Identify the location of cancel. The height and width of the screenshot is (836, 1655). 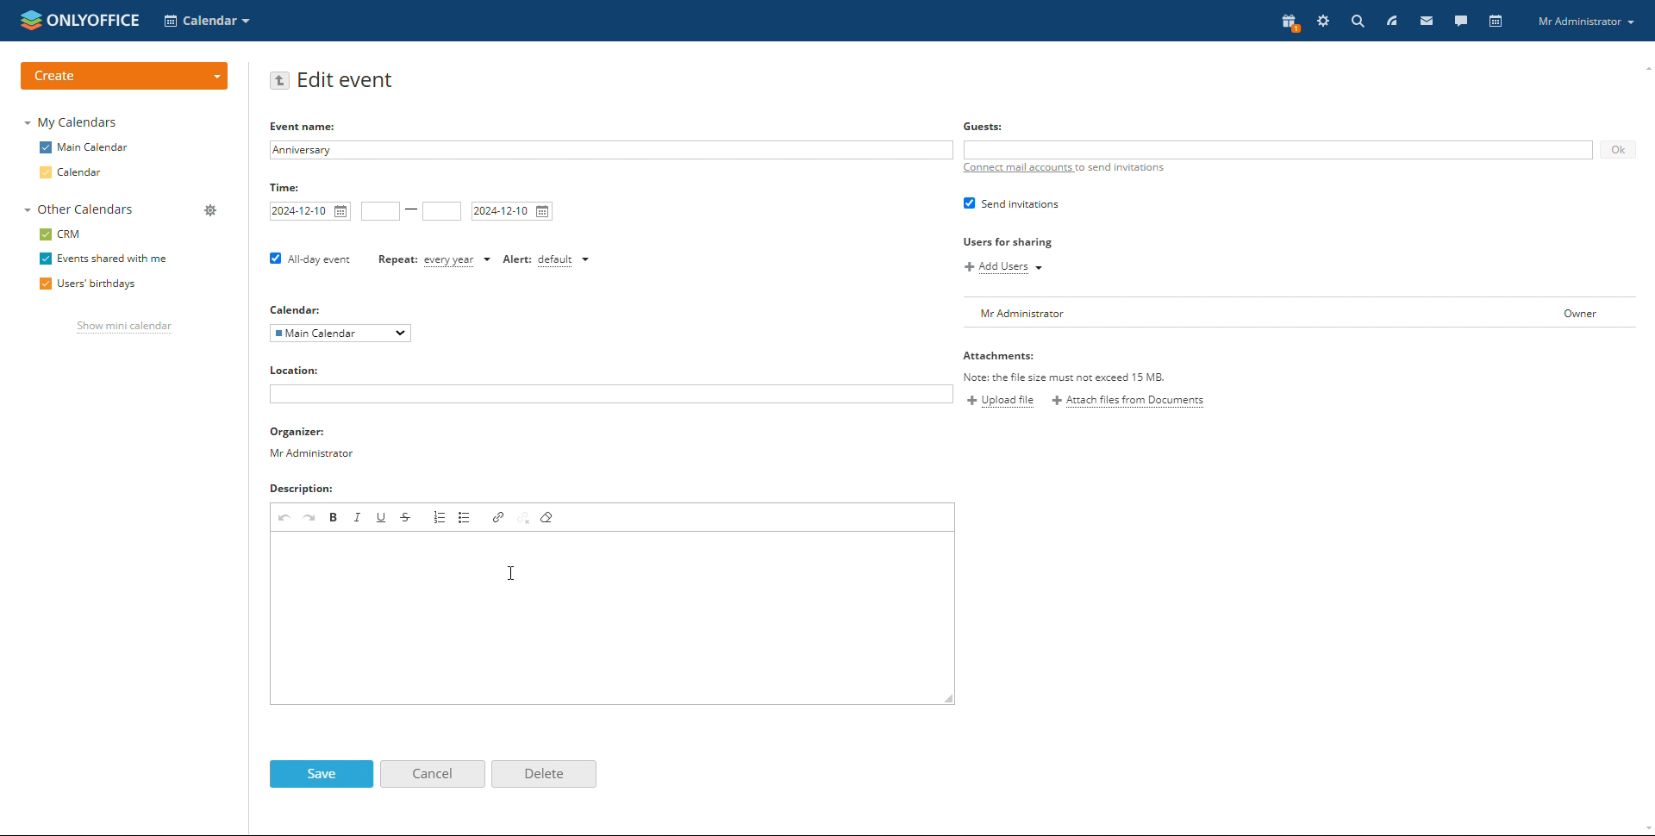
(433, 774).